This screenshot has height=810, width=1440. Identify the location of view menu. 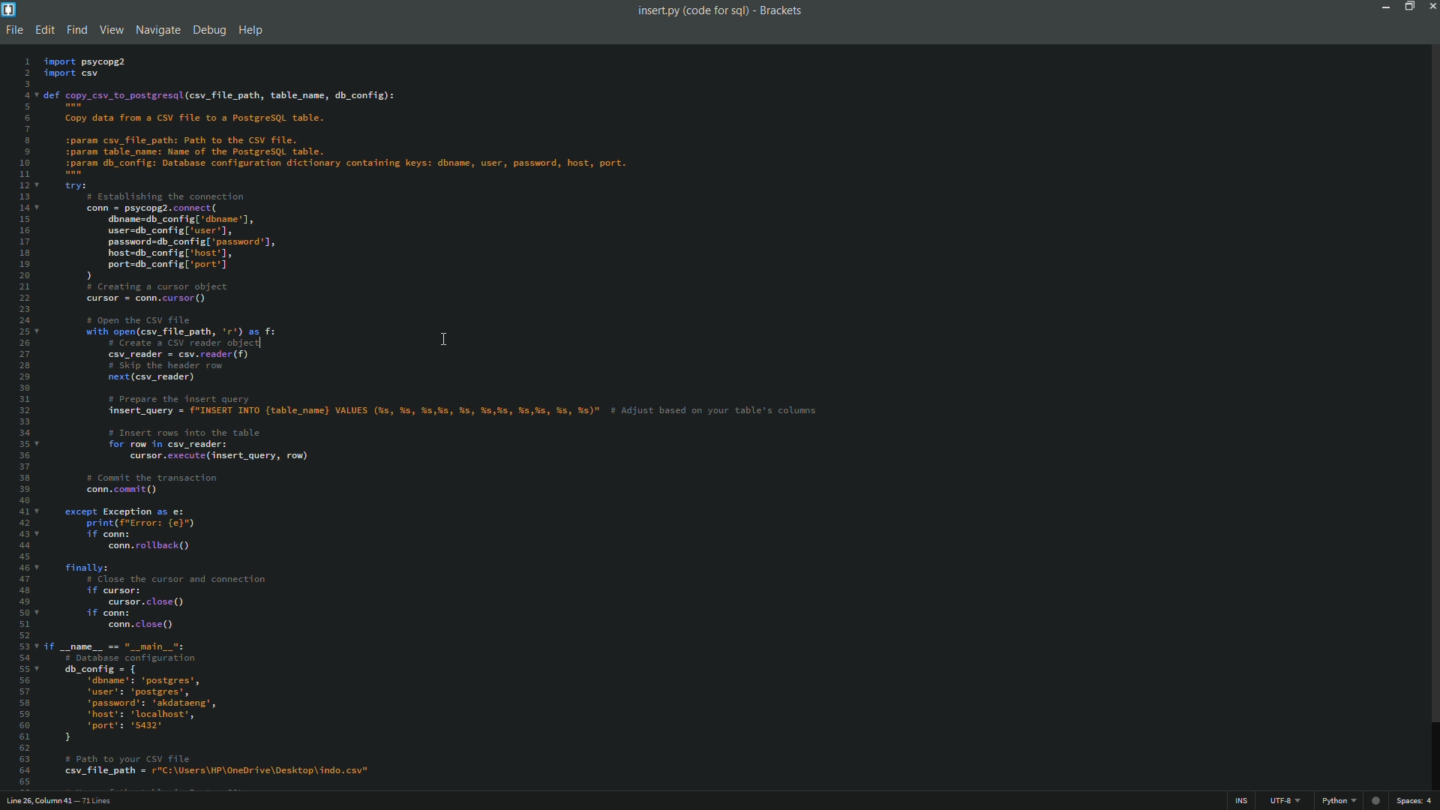
(109, 30).